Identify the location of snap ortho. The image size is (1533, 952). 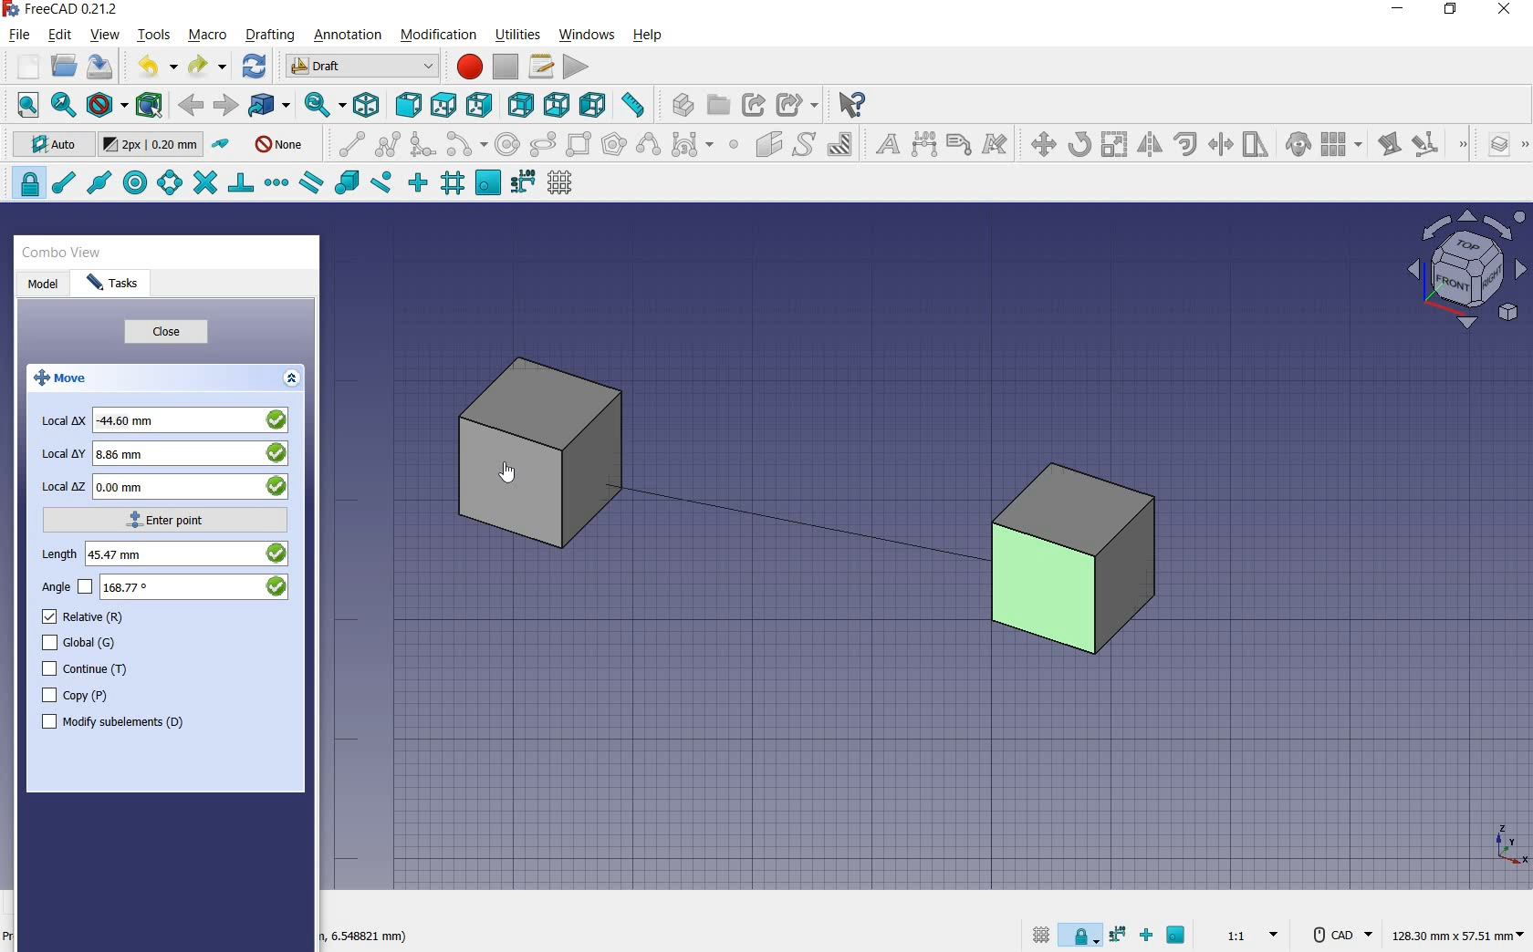
(1147, 936).